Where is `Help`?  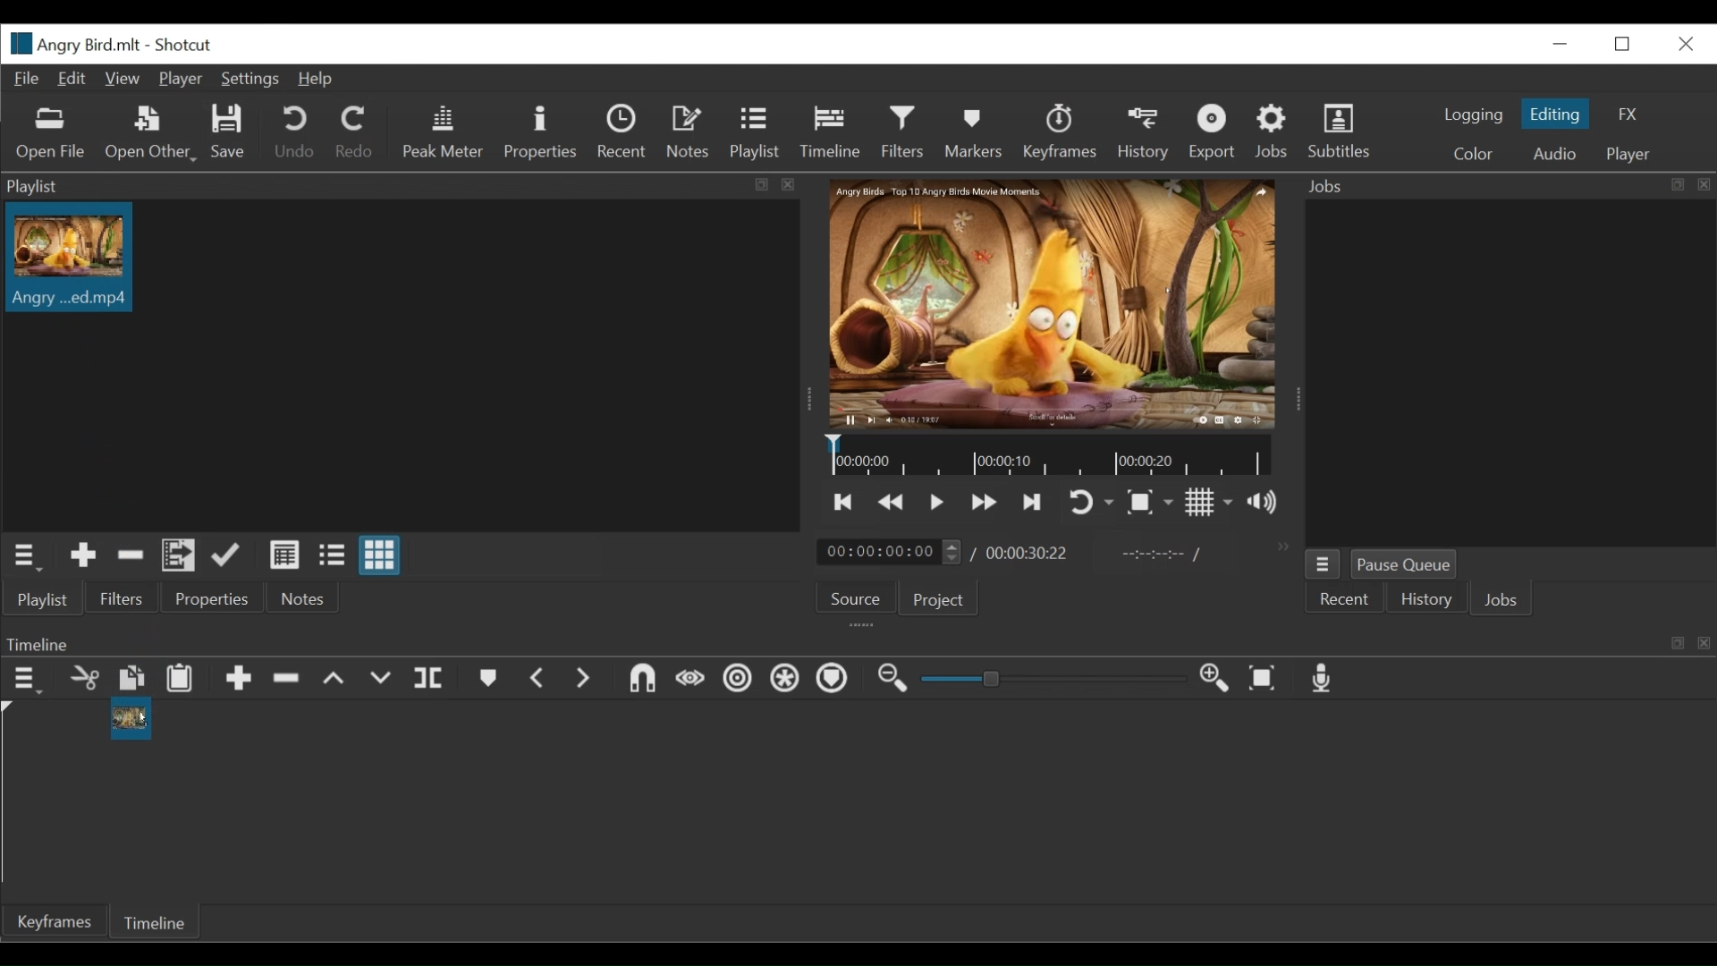 Help is located at coordinates (321, 80).